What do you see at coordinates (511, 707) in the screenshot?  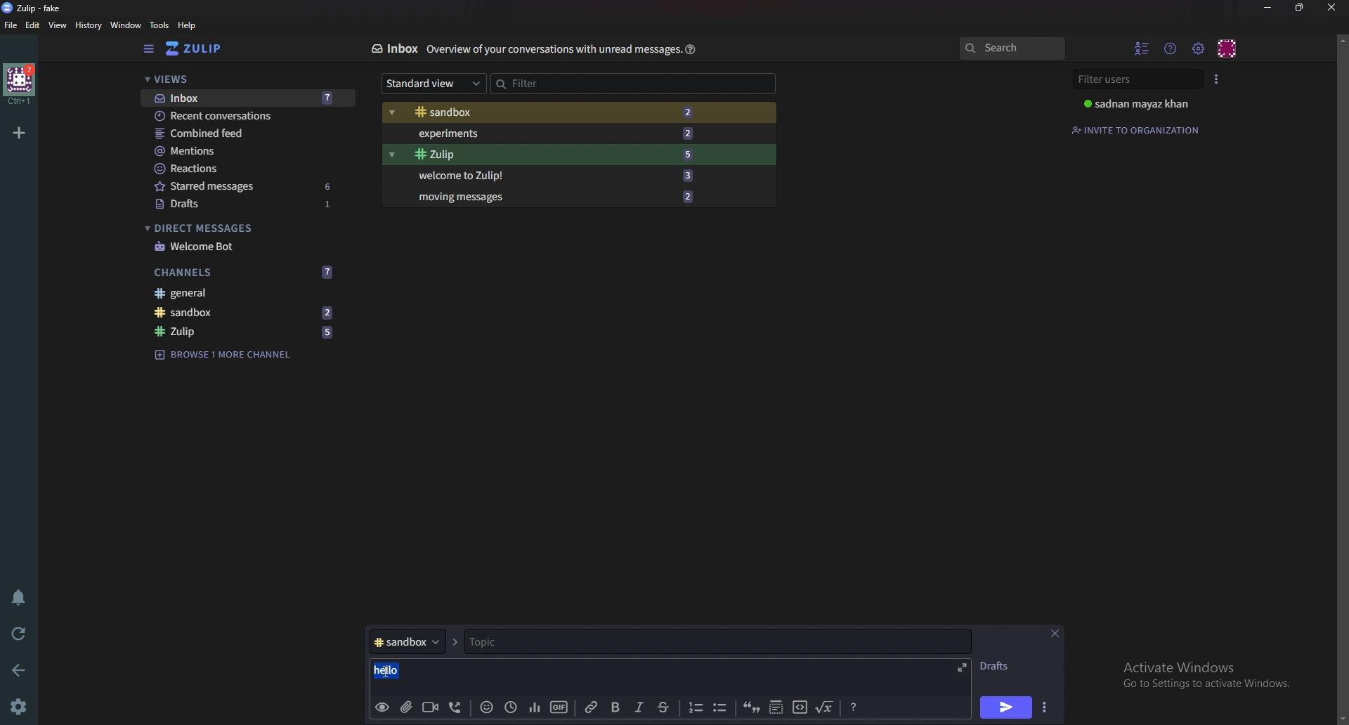 I see `Global time` at bounding box center [511, 707].